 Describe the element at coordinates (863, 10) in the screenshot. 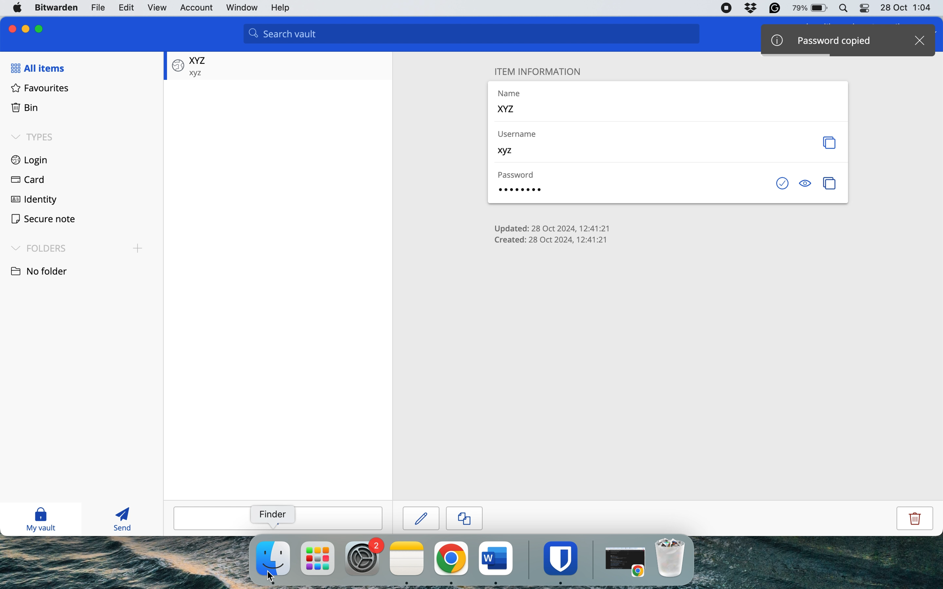

I see `control center` at that location.